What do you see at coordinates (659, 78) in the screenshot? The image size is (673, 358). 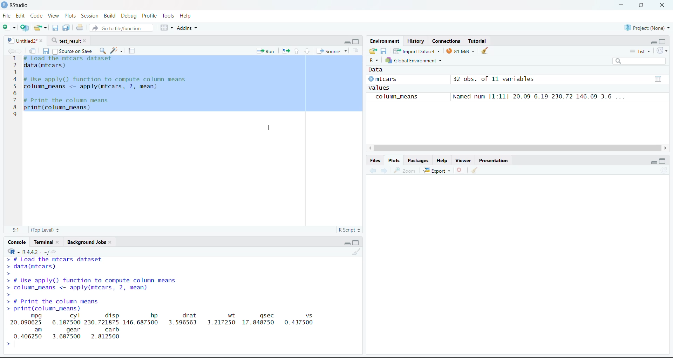 I see `Data/Table` at bounding box center [659, 78].